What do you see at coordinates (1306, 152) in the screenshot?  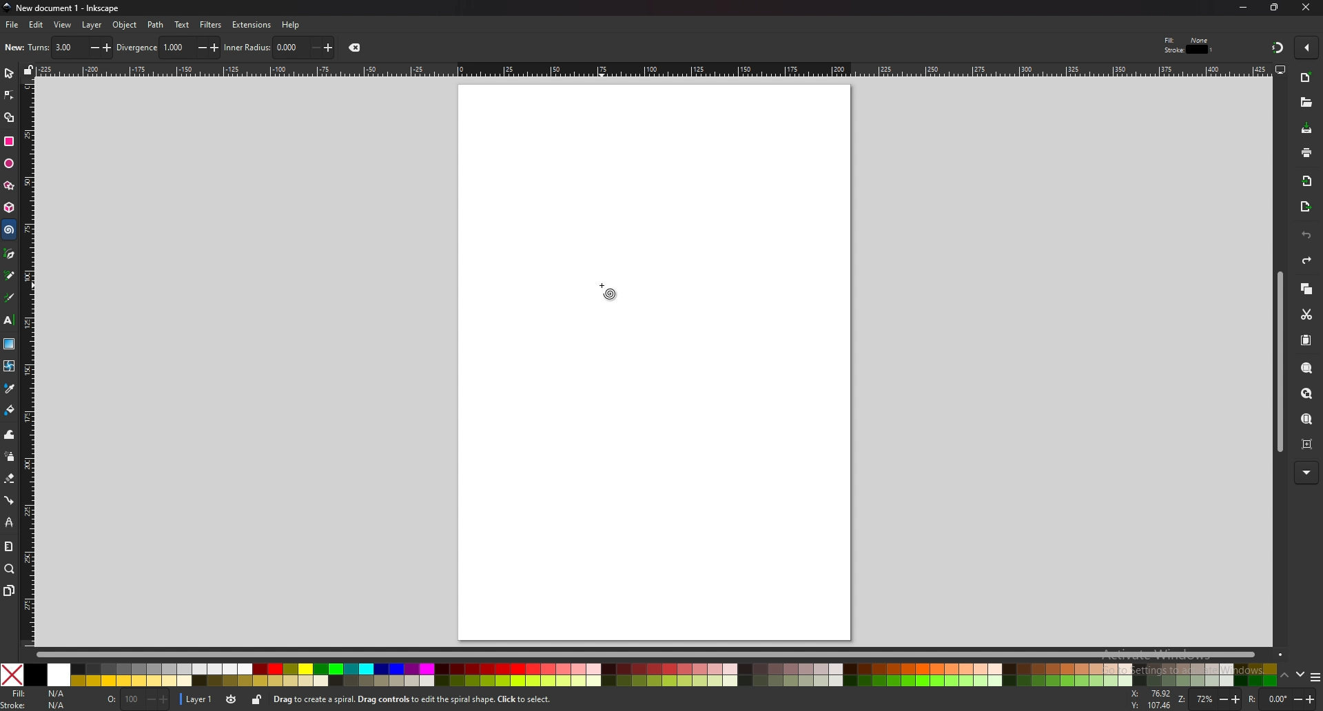 I see `print` at bounding box center [1306, 152].